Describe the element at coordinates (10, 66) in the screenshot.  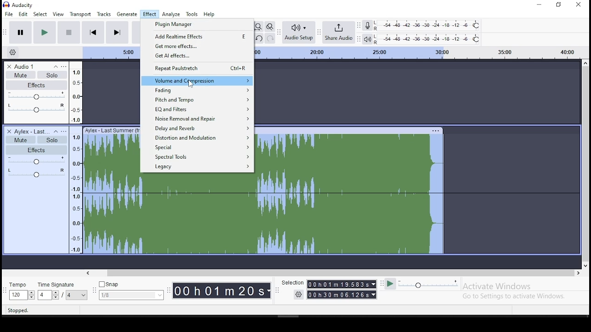
I see `delete track` at that location.